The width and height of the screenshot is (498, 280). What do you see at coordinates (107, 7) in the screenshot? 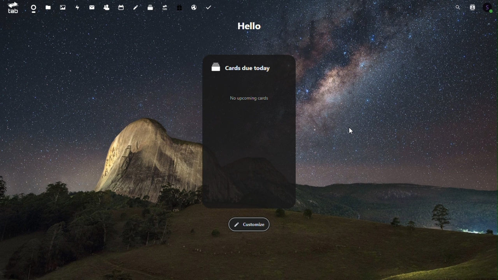
I see `Contacts` at bounding box center [107, 7].